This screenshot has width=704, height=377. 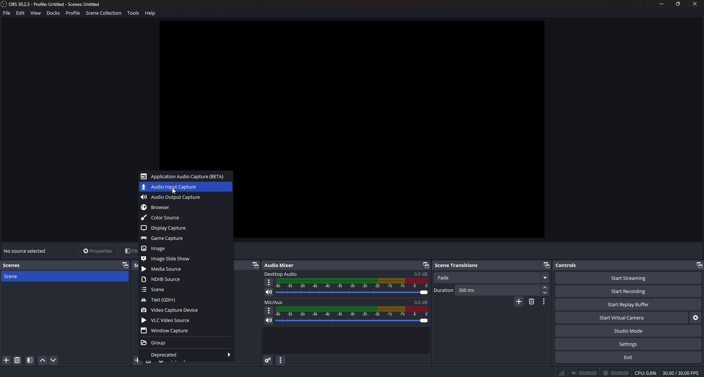 What do you see at coordinates (185, 238) in the screenshot?
I see `game capture` at bounding box center [185, 238].